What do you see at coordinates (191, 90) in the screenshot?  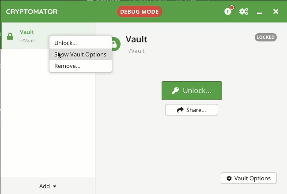 I see `# Unlock...` at bounding box center [191, 90].